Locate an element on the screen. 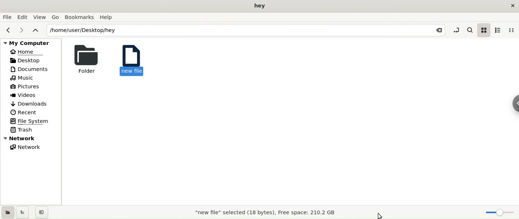 The height and width of the screenshot is (219, 519). Network is located at coordinates (32, 138).